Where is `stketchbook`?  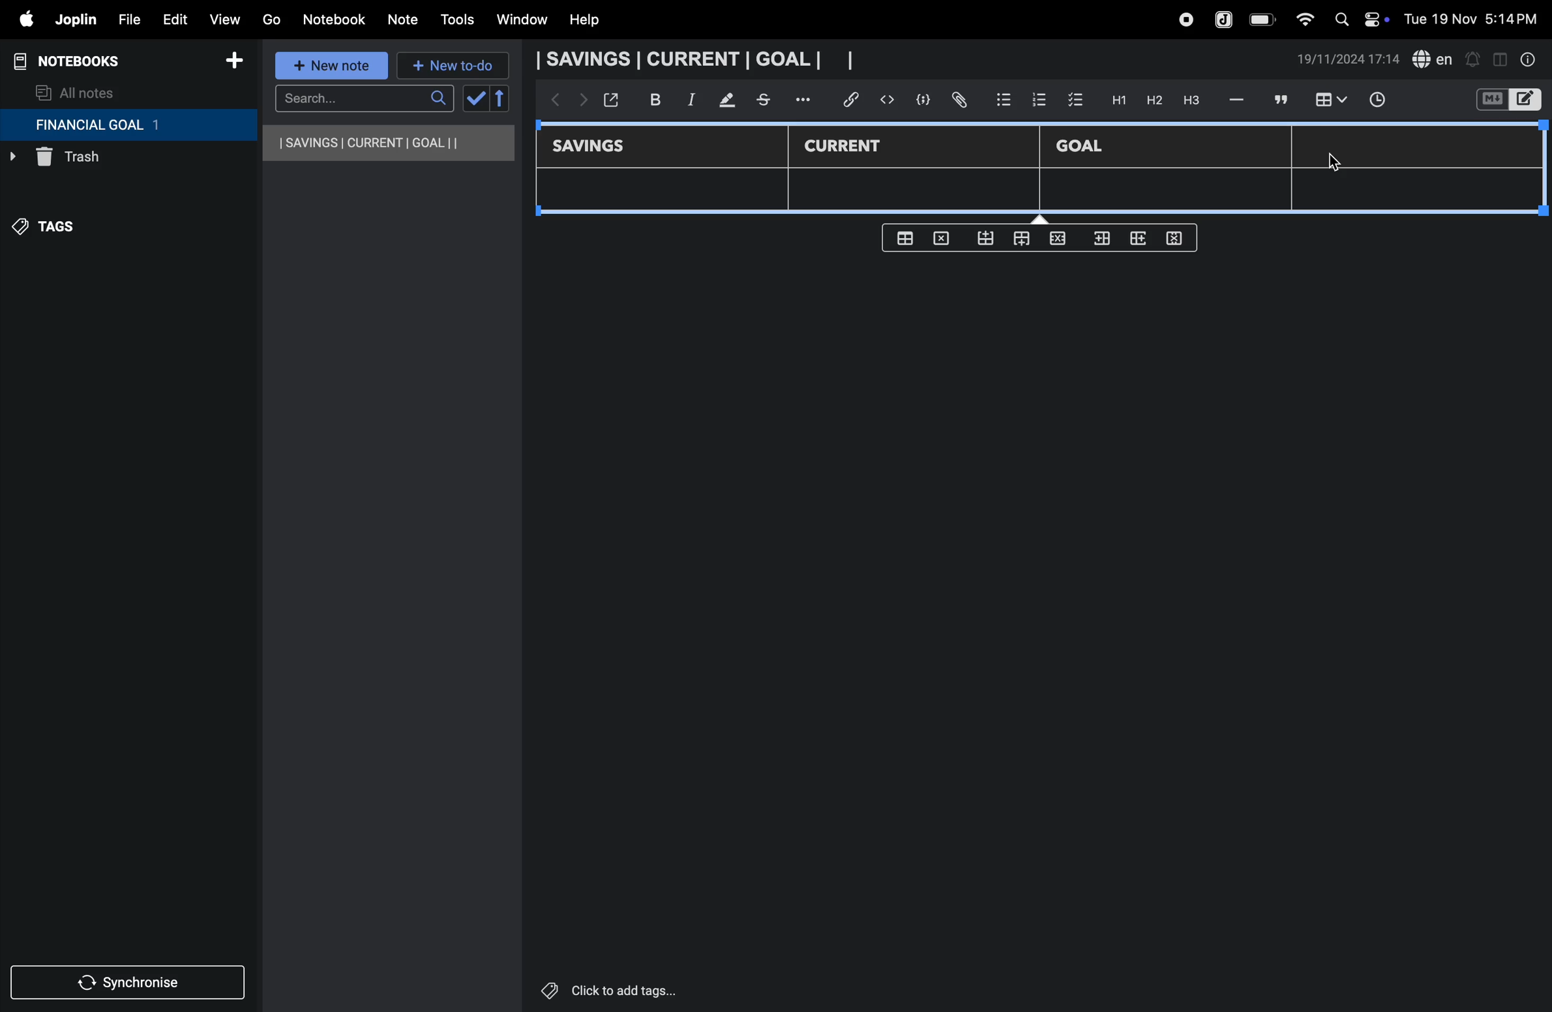
stketchbook is located at coordinates (765, 102).